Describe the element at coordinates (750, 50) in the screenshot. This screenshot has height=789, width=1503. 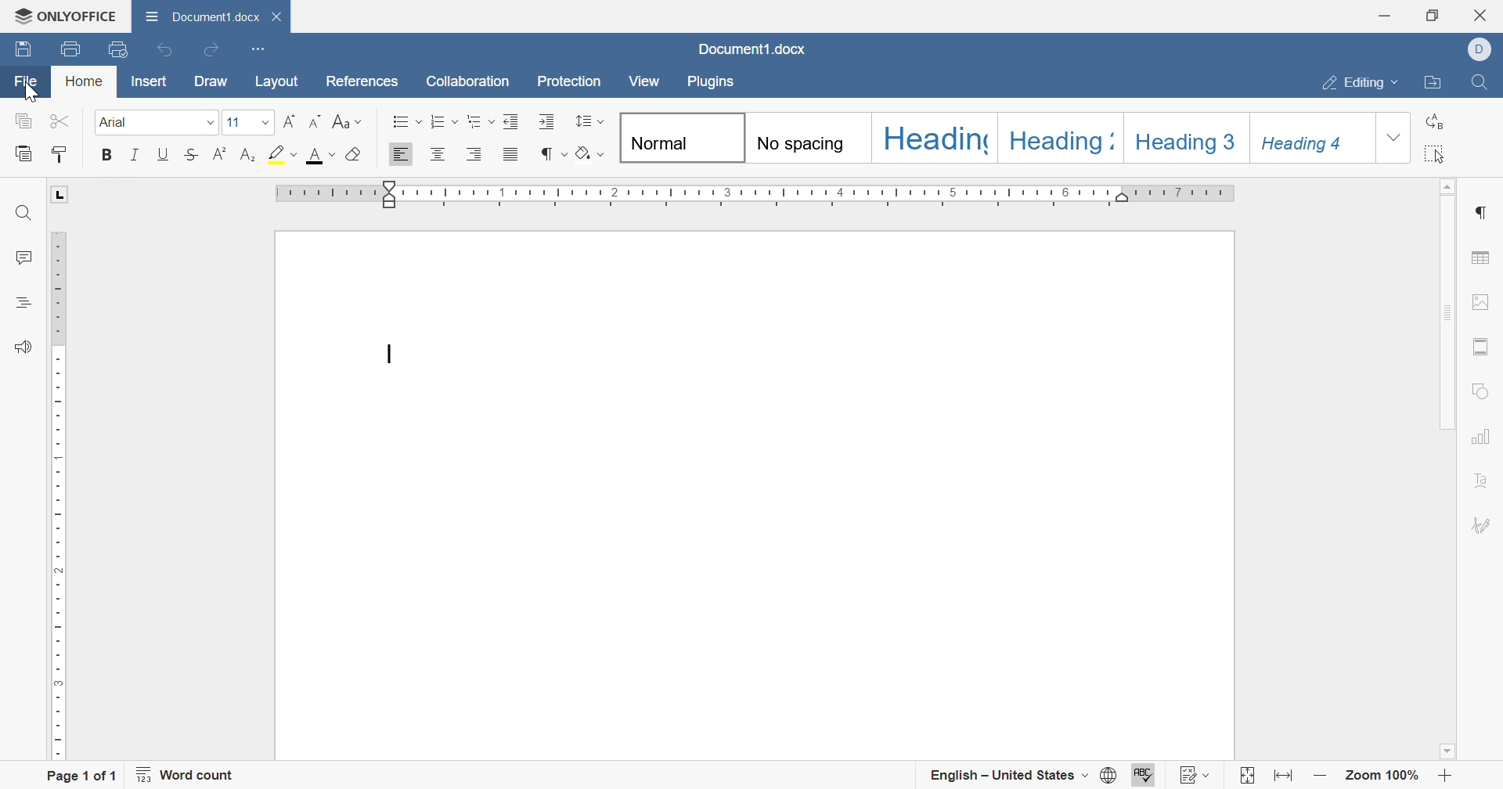
I see `Document1.docx` at that location.